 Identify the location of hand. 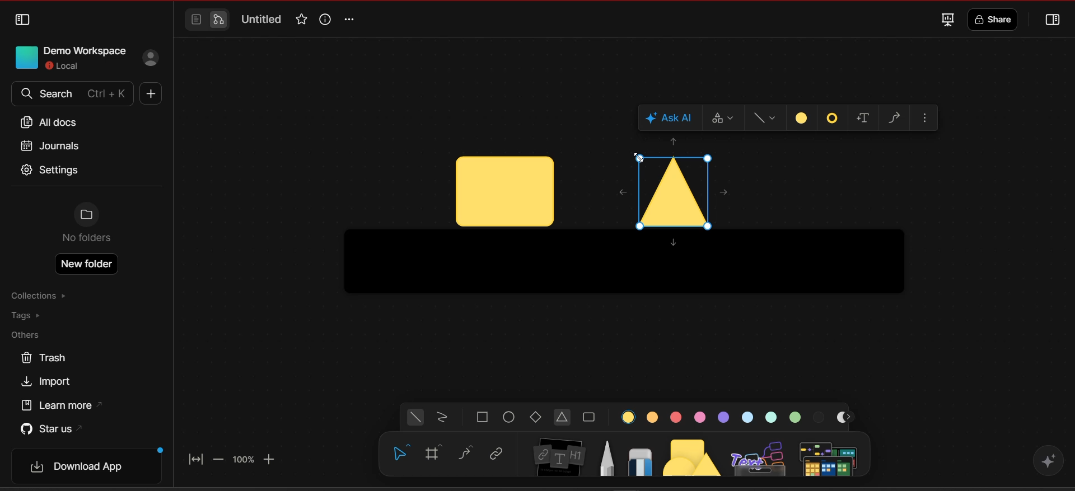
(399, 455).